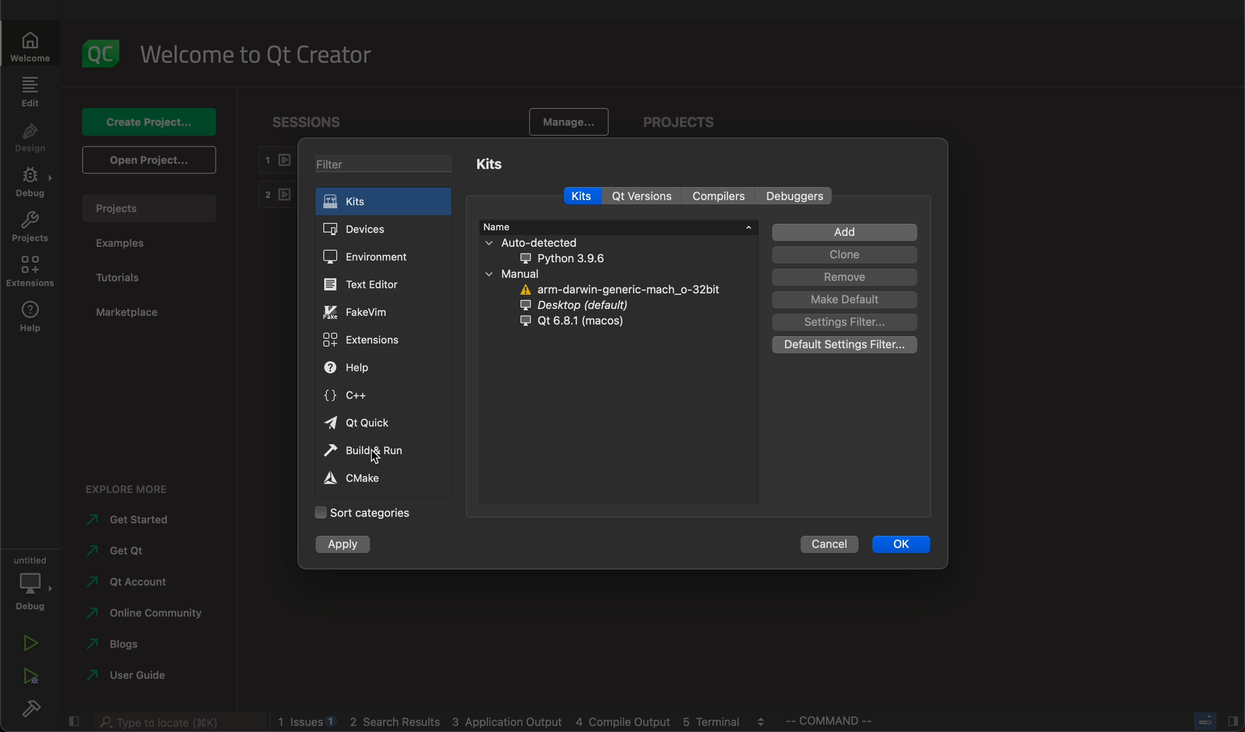  Describe the element at coordinates (620, 228) in the screenshot. I see `name` at that location.